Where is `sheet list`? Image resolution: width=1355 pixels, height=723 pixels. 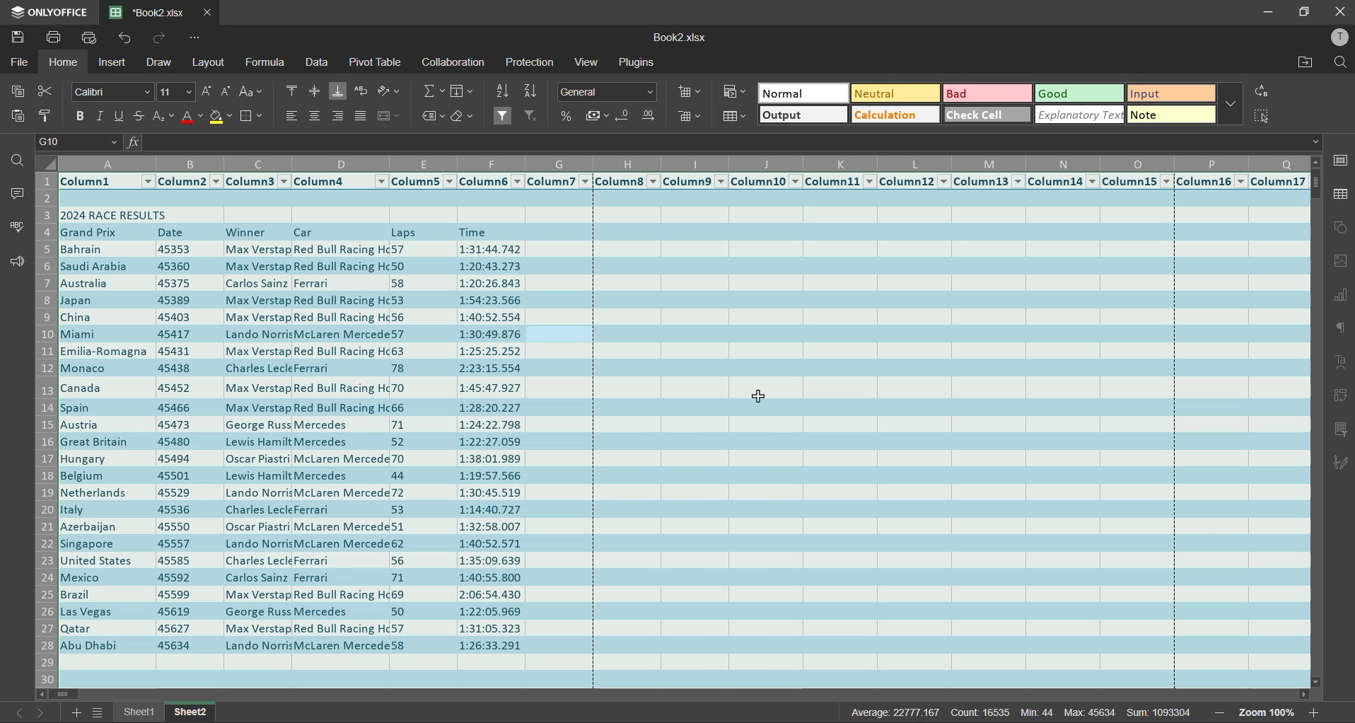 sheet list is located at coordinates (98, 713).